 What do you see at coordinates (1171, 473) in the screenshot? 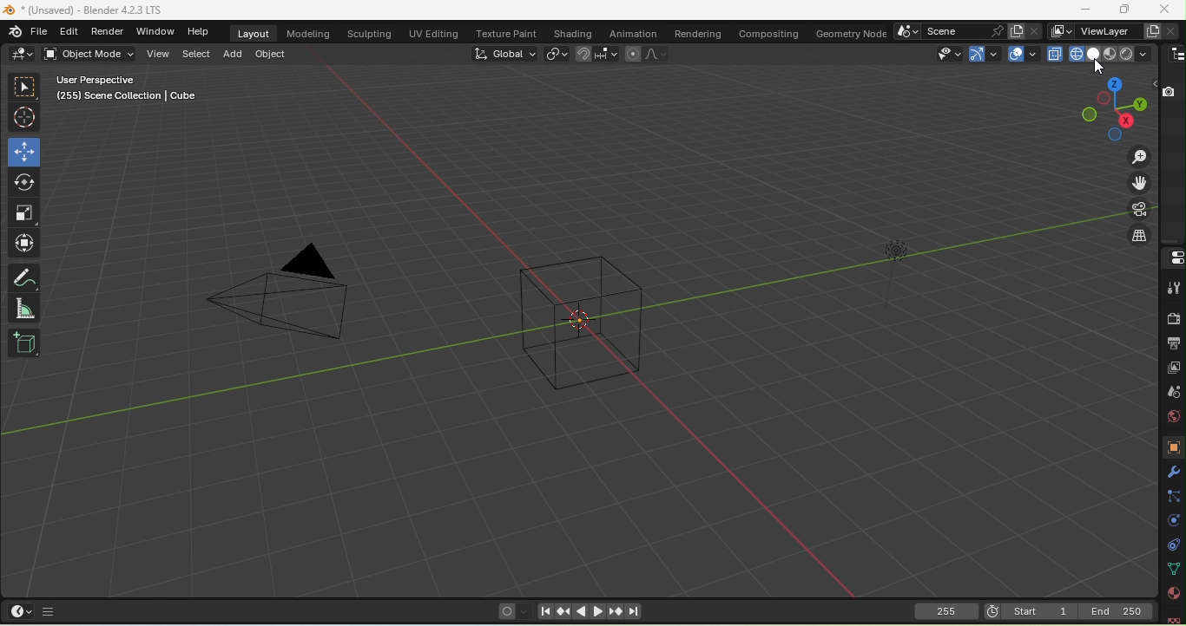
I see `Modifiers` at bounding box center [1171, 473].